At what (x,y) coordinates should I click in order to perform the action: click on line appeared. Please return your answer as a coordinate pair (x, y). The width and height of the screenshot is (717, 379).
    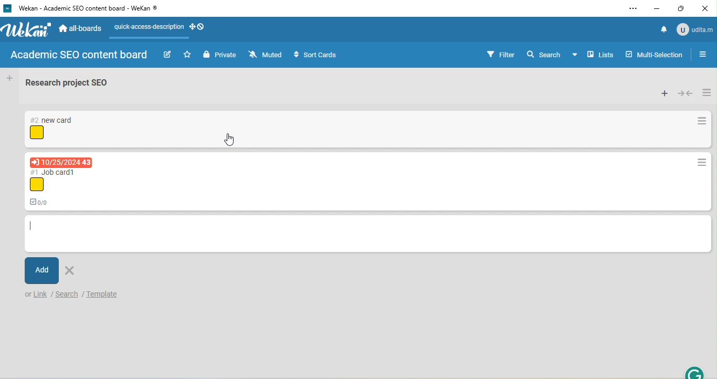
    Looking at the image, I should click on (155, 38).